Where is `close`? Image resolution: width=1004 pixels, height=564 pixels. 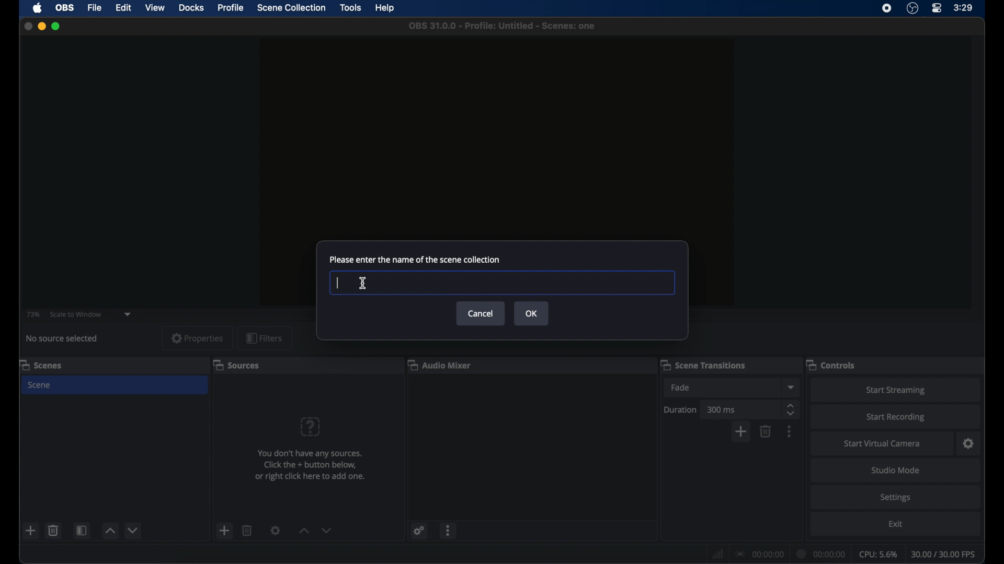 close is located at coordinates (28, 27).